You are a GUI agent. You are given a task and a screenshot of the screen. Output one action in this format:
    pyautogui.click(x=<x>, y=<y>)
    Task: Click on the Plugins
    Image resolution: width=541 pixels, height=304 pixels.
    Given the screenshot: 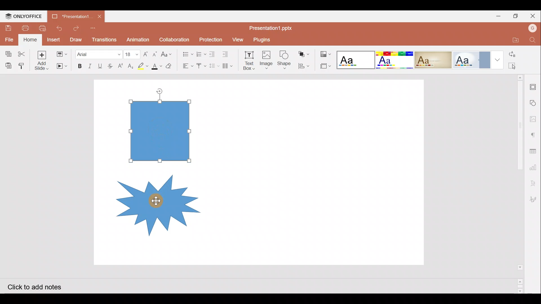 What is the action you would take?
    pyautogui.click(x=266, y=39)
    